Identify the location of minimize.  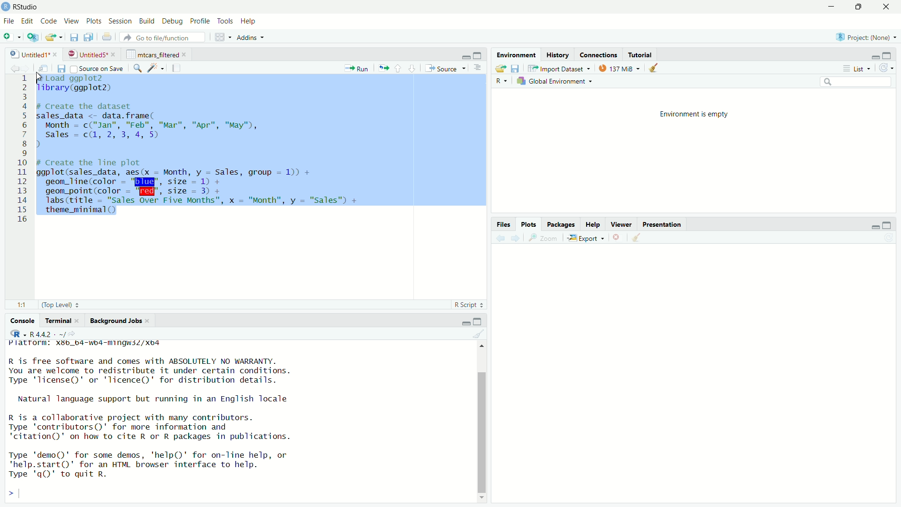
(834, 6).